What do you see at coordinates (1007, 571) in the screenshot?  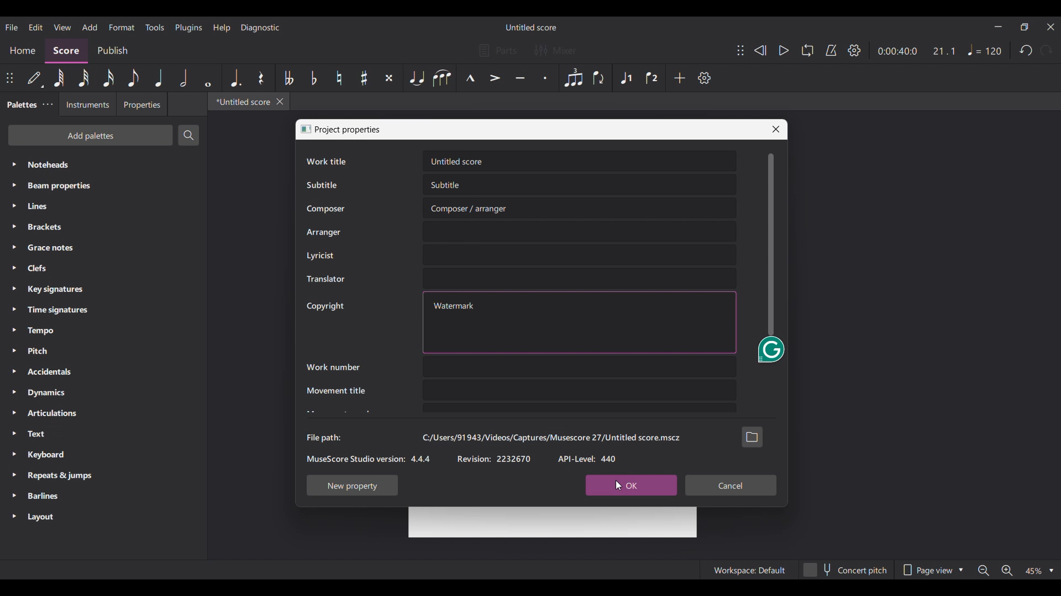 I see `Zoom in` at bounding box center [1007, 571].